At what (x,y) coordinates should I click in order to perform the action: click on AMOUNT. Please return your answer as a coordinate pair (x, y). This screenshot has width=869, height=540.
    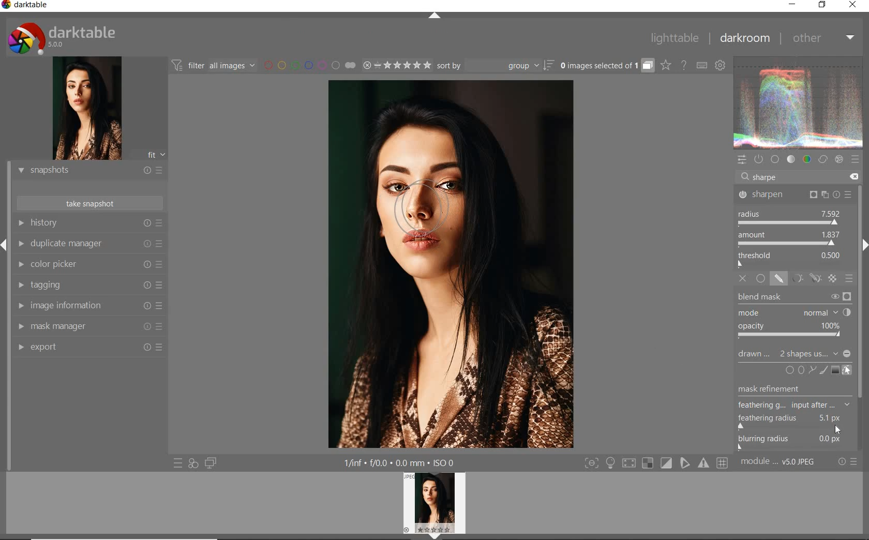
    Looking at the image, I should click on (789, 238).